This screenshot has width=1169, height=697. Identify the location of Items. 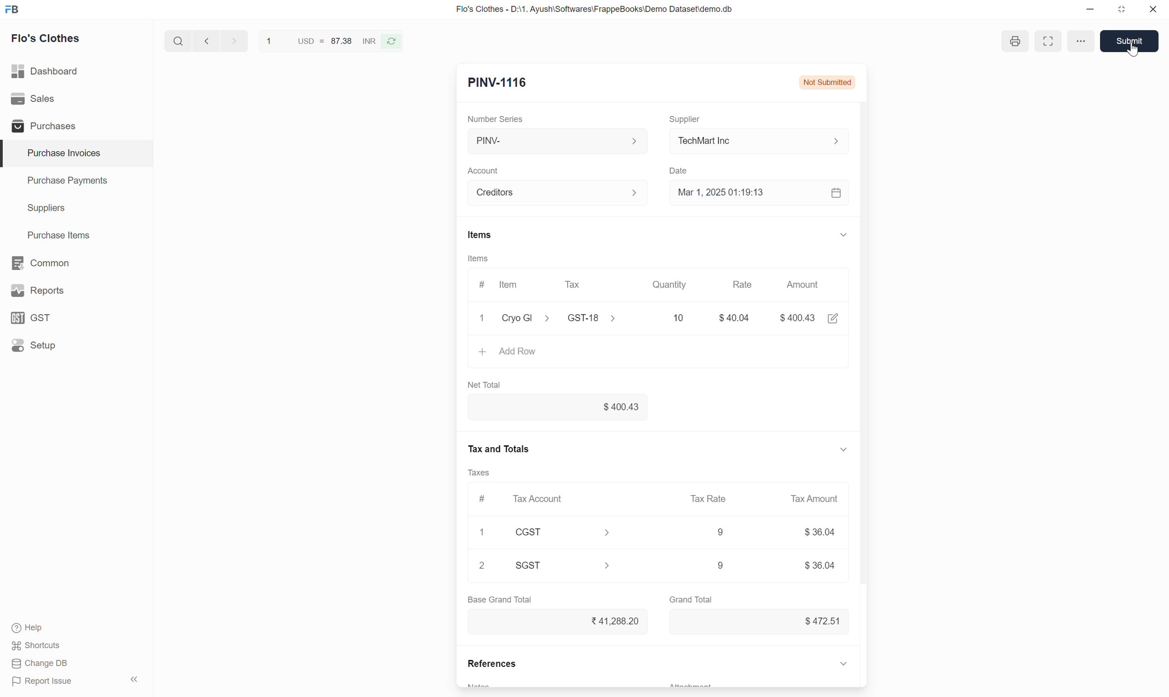
(478, 258).